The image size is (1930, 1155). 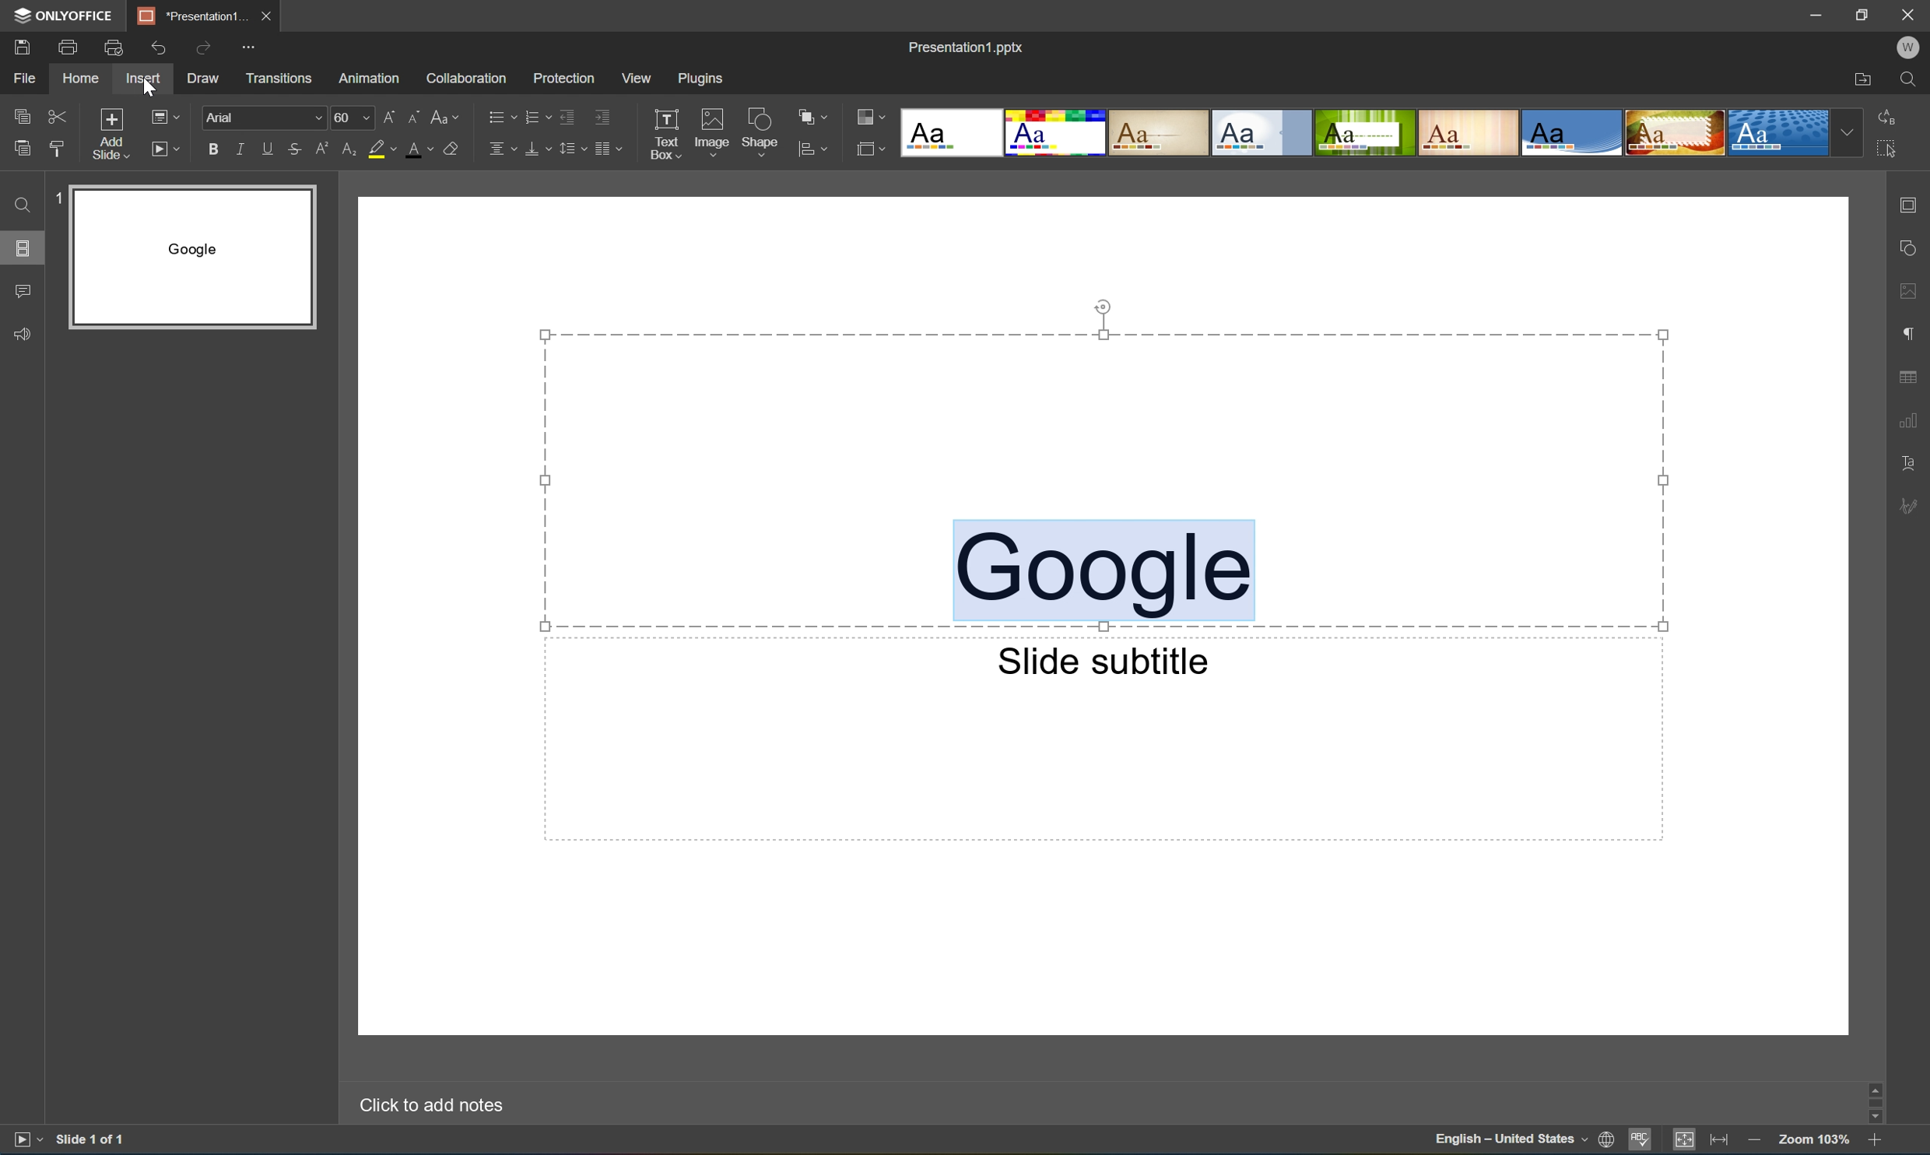 What do you see at coordinates (1055, 132) in the screenshot?
I see `Basic` at bounding box center [1055, 132].